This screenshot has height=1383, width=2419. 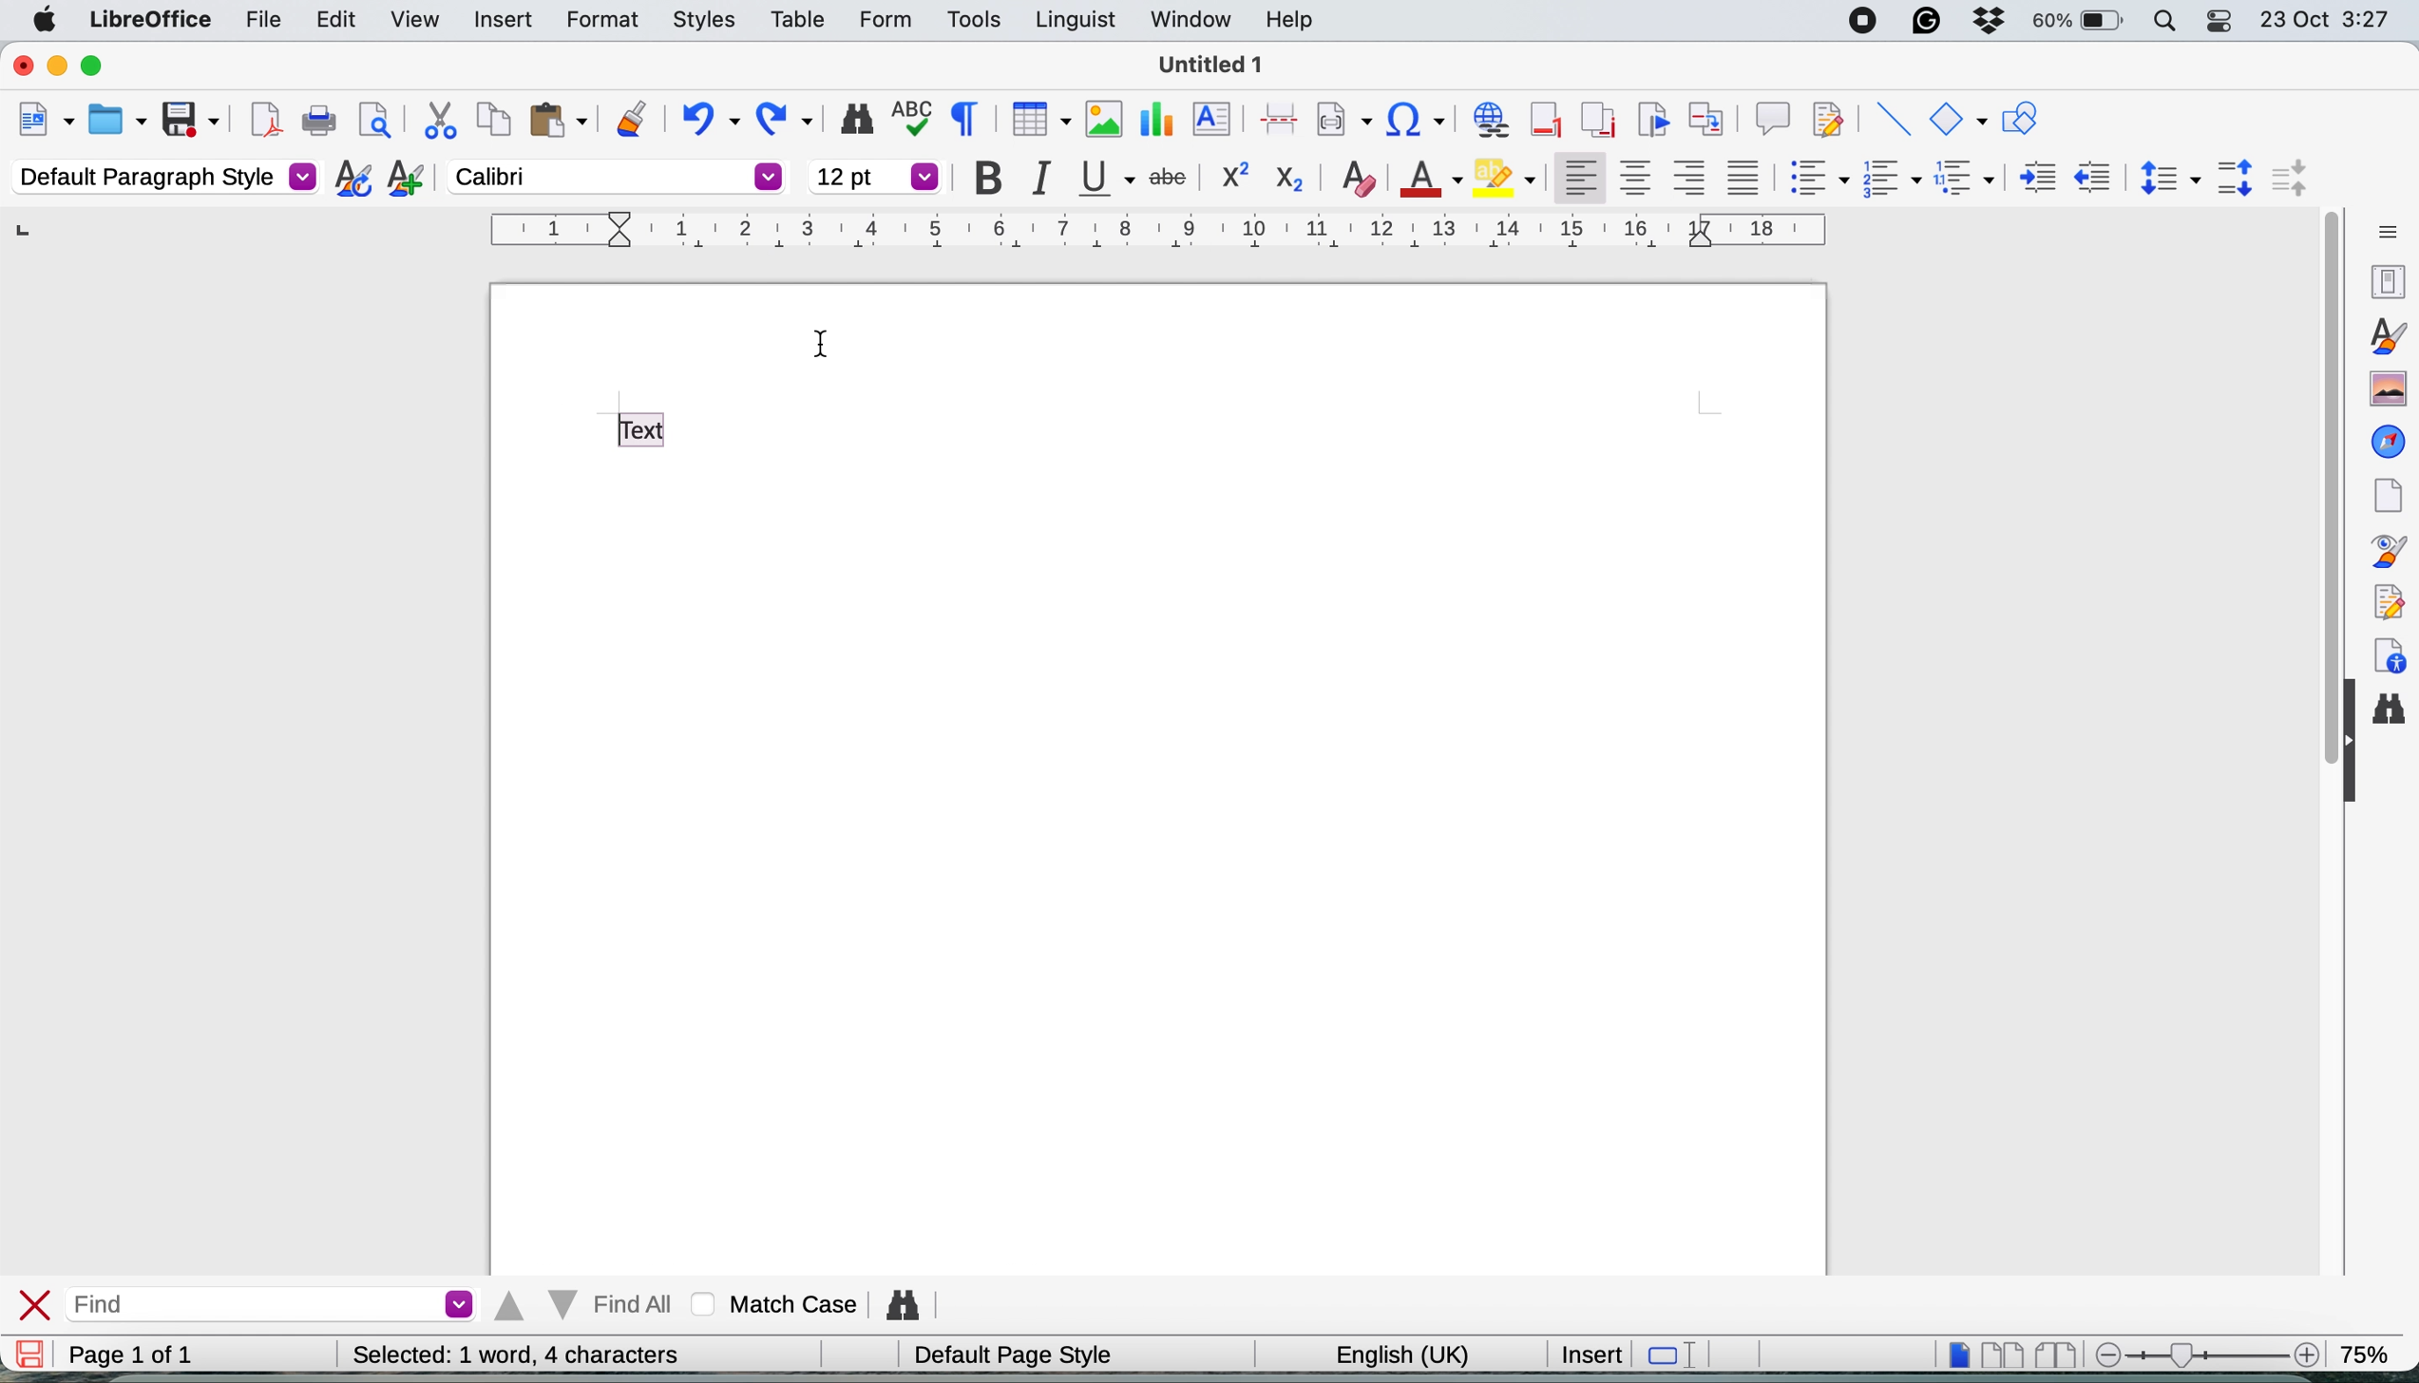 I want to click on maximise, so click(x=103, y=68).